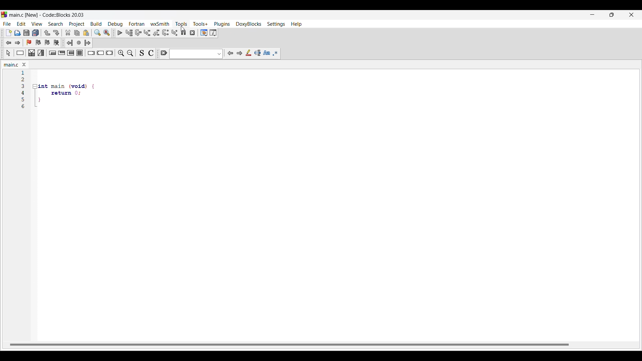  I want to click on Replace, so click(107, 33).